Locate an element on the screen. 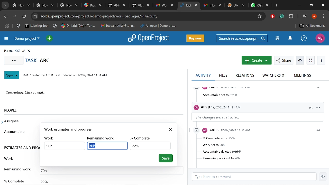  #3 is located at coordinates (308, 107).